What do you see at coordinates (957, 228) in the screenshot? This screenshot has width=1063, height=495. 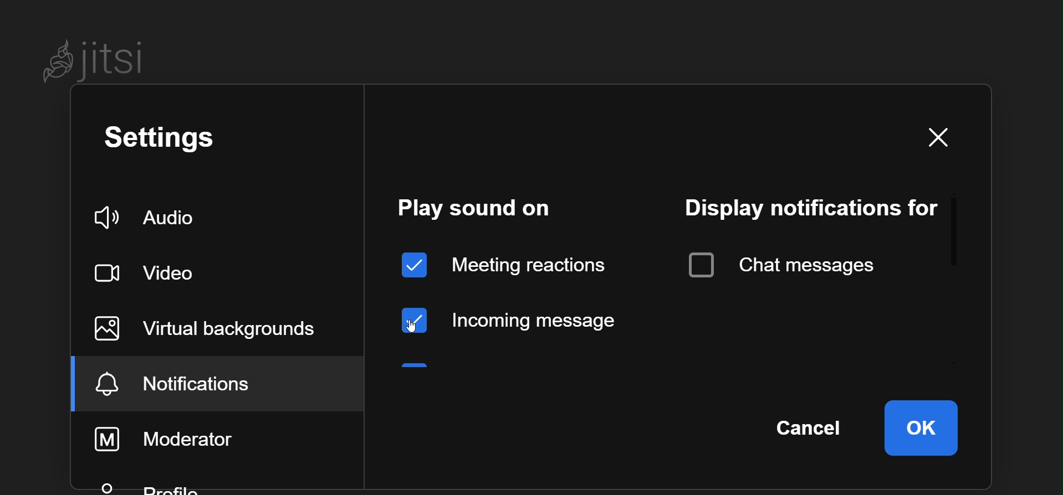 I see `scroll bar` at bounding box center [957, 228].